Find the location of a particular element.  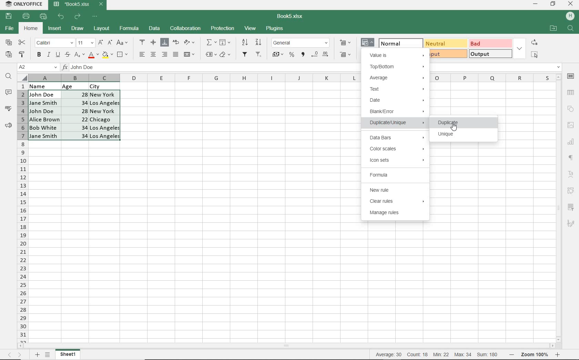

IMAGE is located at coordinates (570, 125).